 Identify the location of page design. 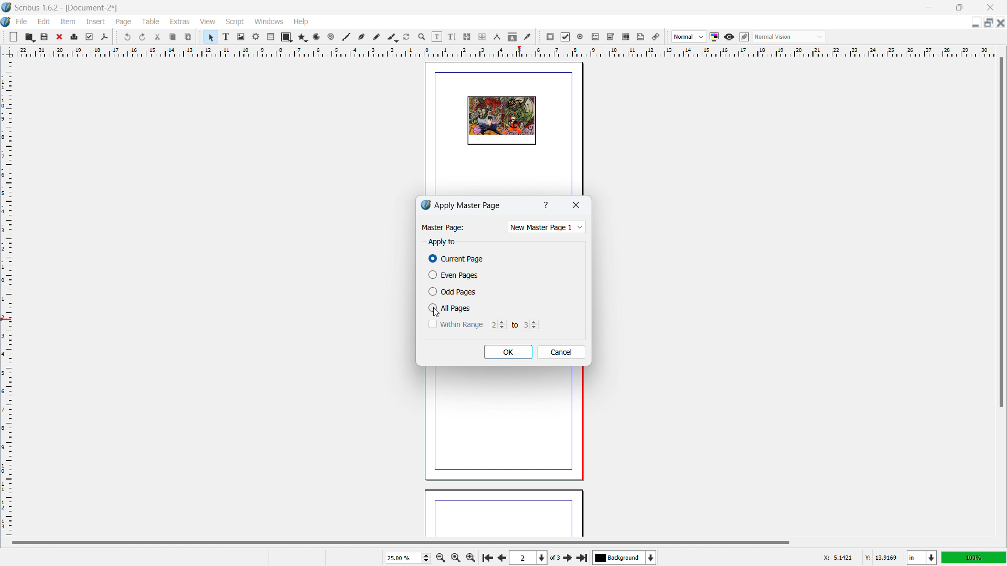
(501, 121).